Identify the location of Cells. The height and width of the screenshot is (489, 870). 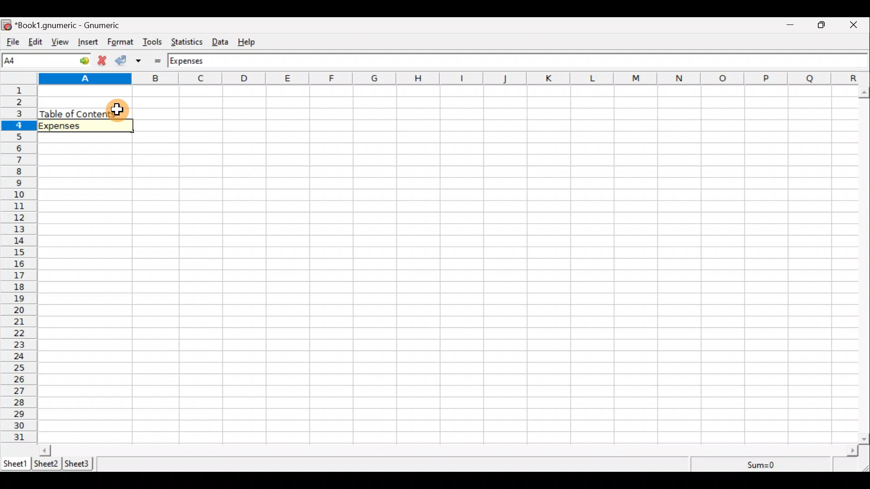
(449, 265).